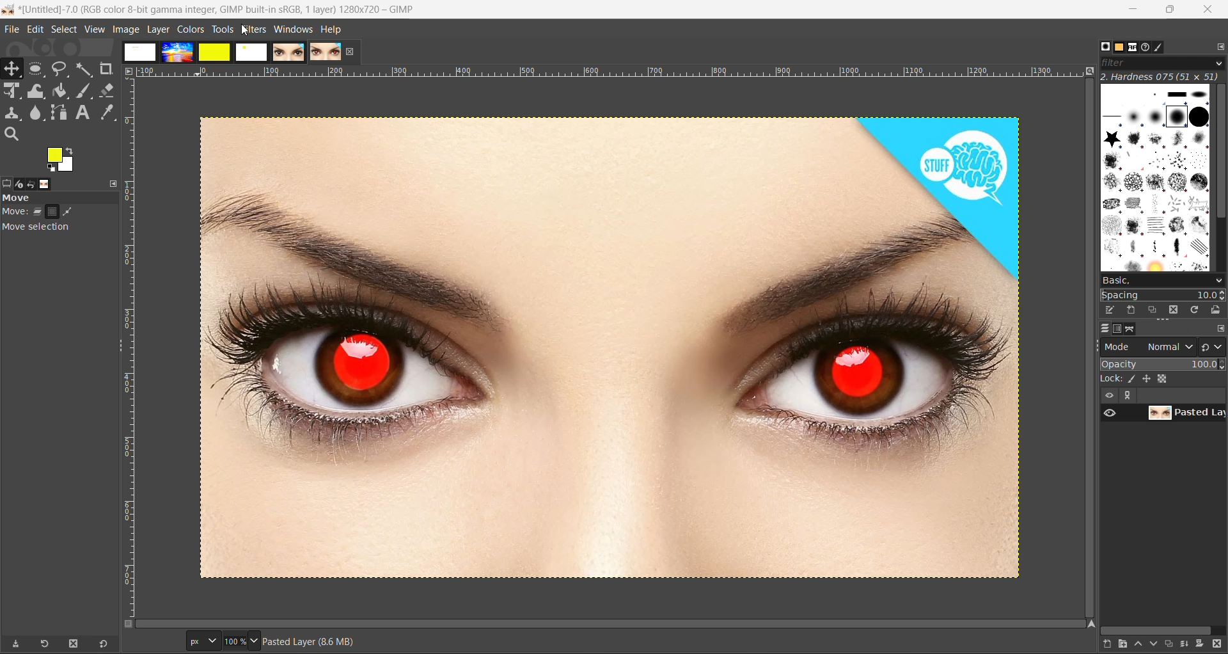 Image resolution: width=1228 pixels, height=654 pixels. Describe the element at coordinates (1220, 328) in the screenshot. I see `configure` at that location.